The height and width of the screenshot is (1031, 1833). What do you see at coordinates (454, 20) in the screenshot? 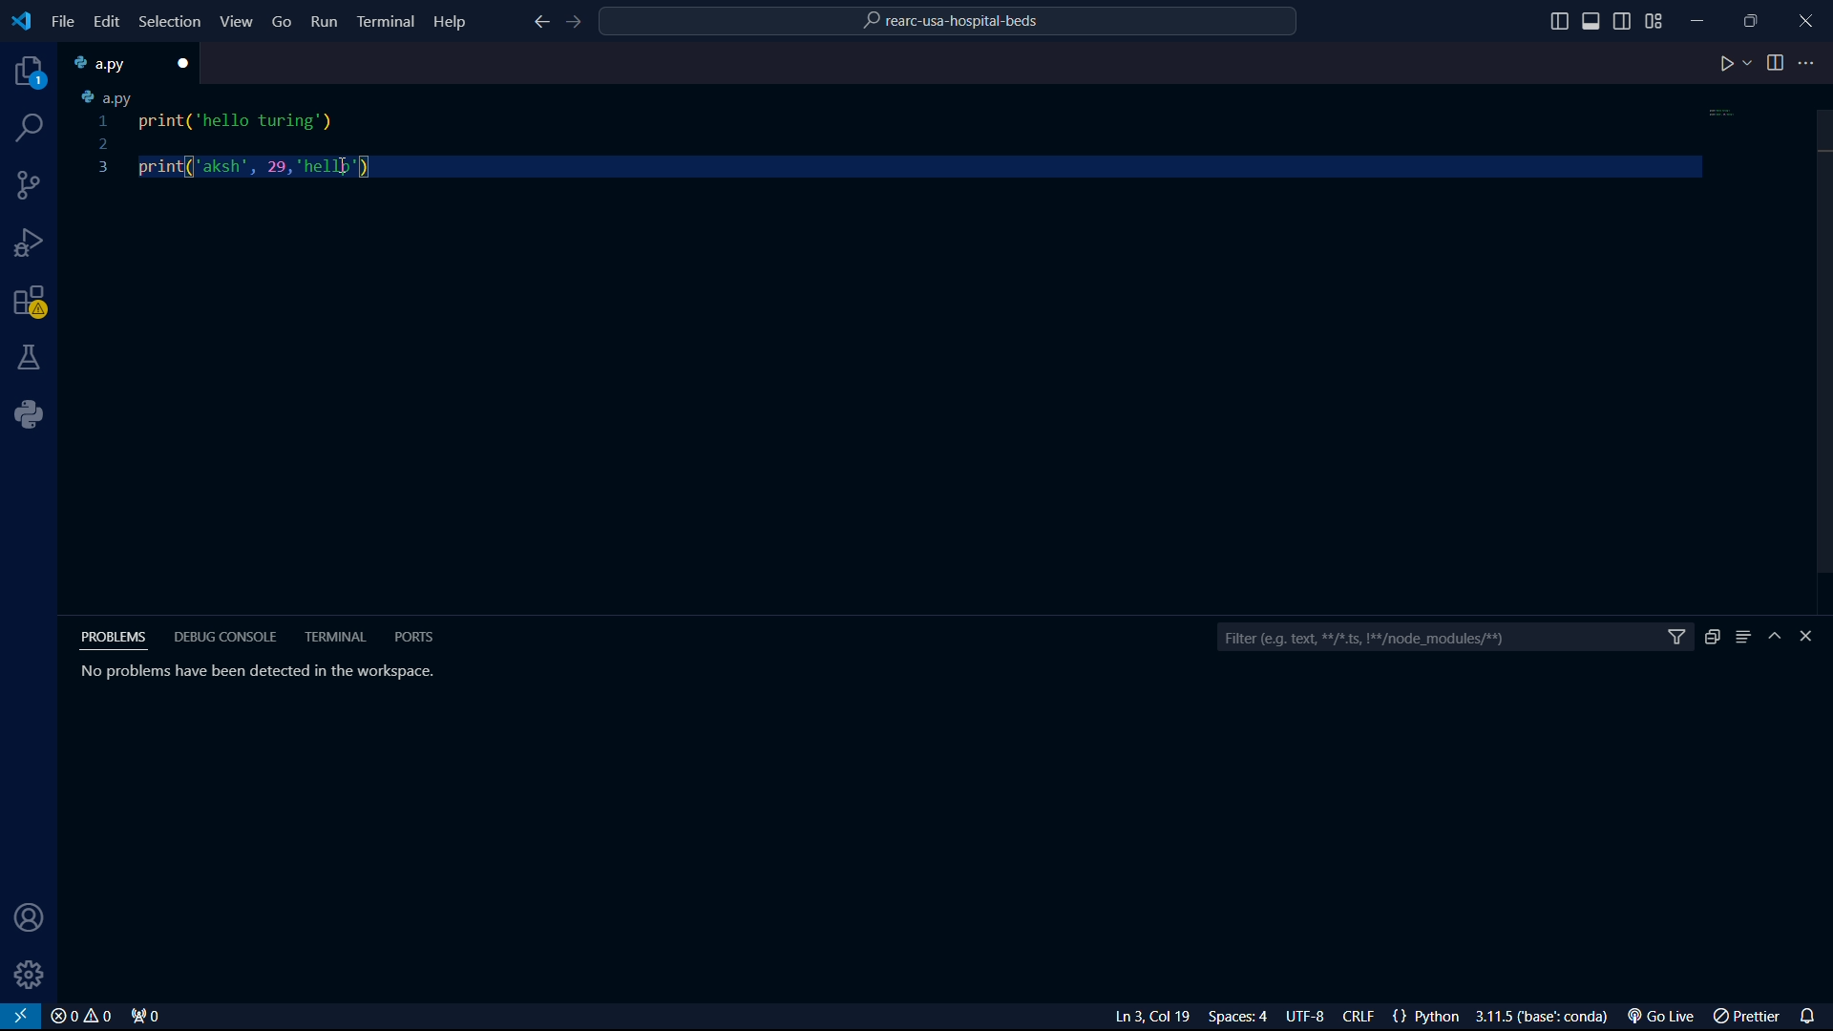
I see `Help` at bounding box center [454, 20].